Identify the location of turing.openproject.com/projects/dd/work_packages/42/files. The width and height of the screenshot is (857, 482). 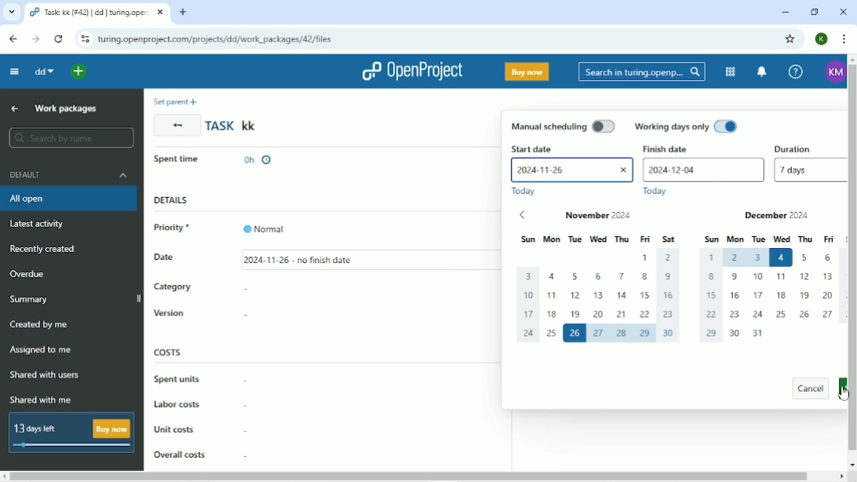
(217, 39).